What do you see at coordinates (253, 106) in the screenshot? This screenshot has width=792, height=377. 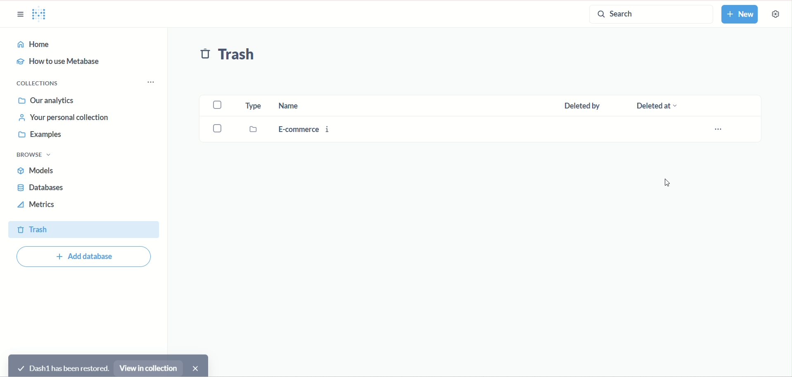 I see `type` at bounding box center [253, 106].